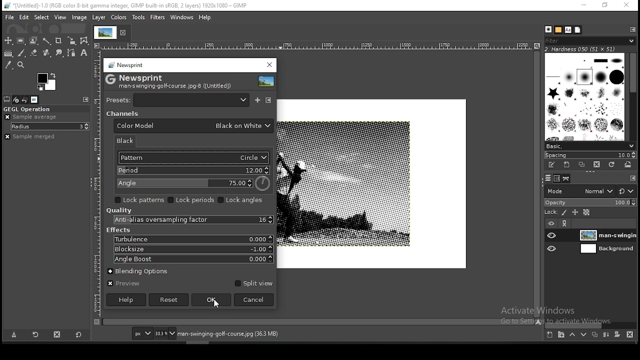 The height and width of the screenshot is (360, 640). I want to click on layer, so click(606, 249).